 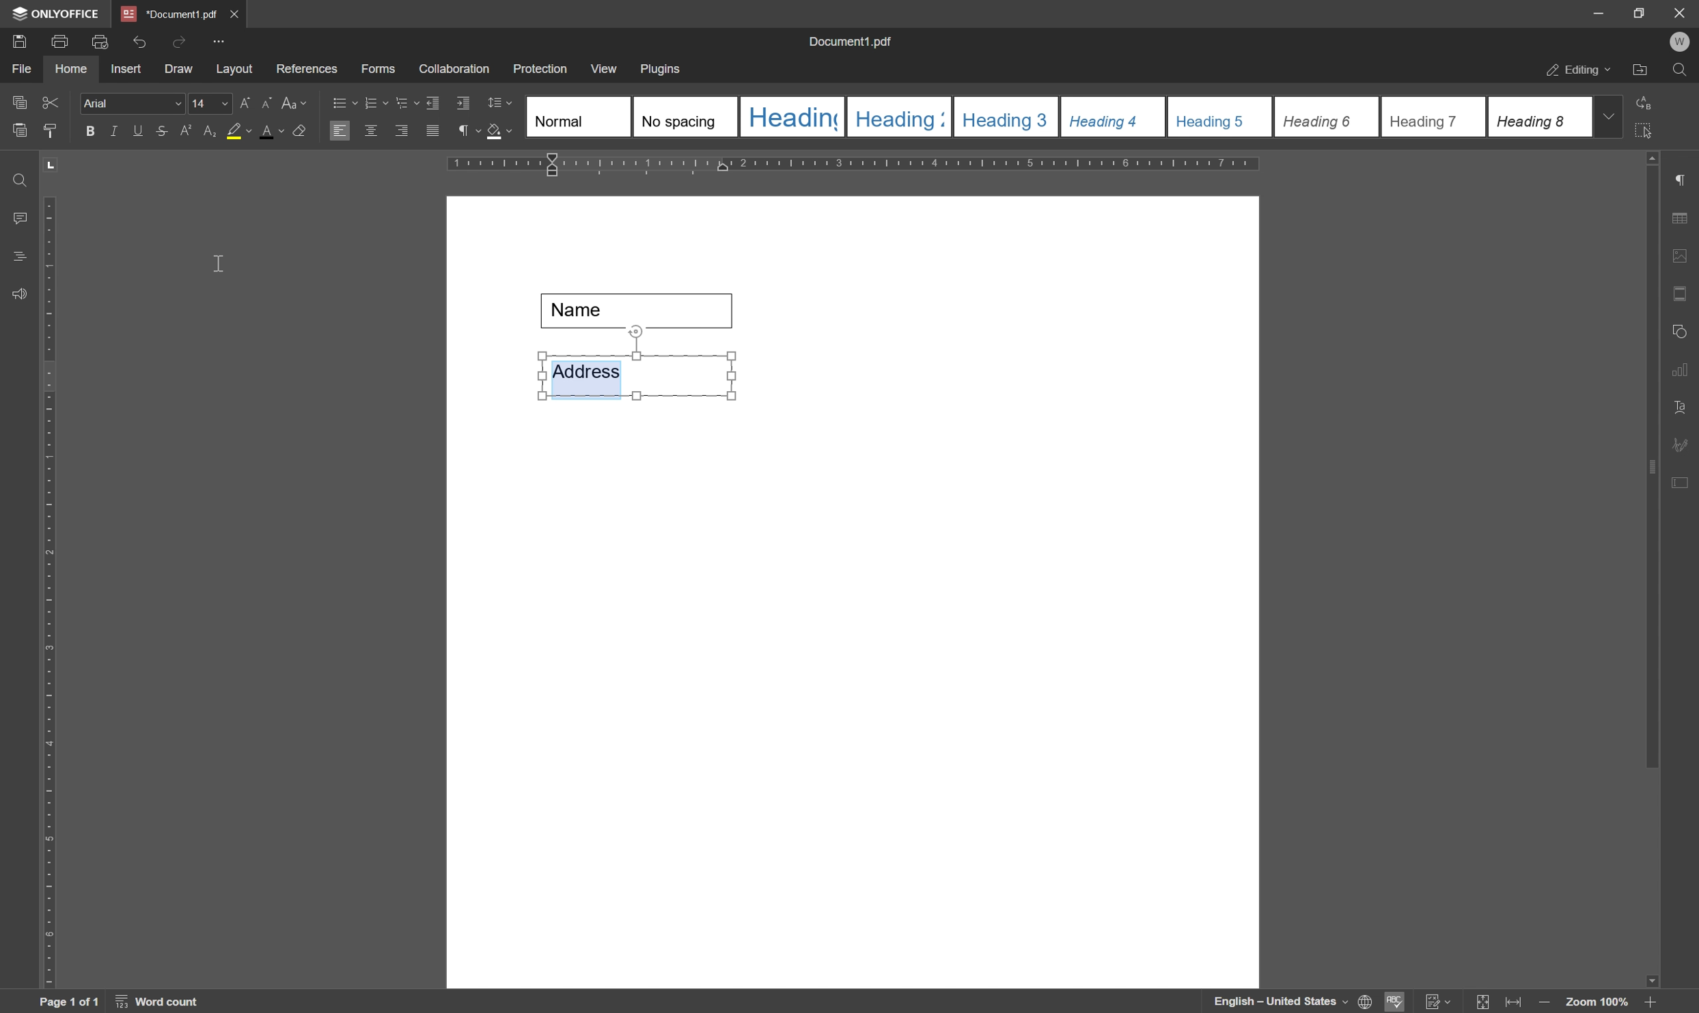 I want to click on cut, so click(x=50, y=101).